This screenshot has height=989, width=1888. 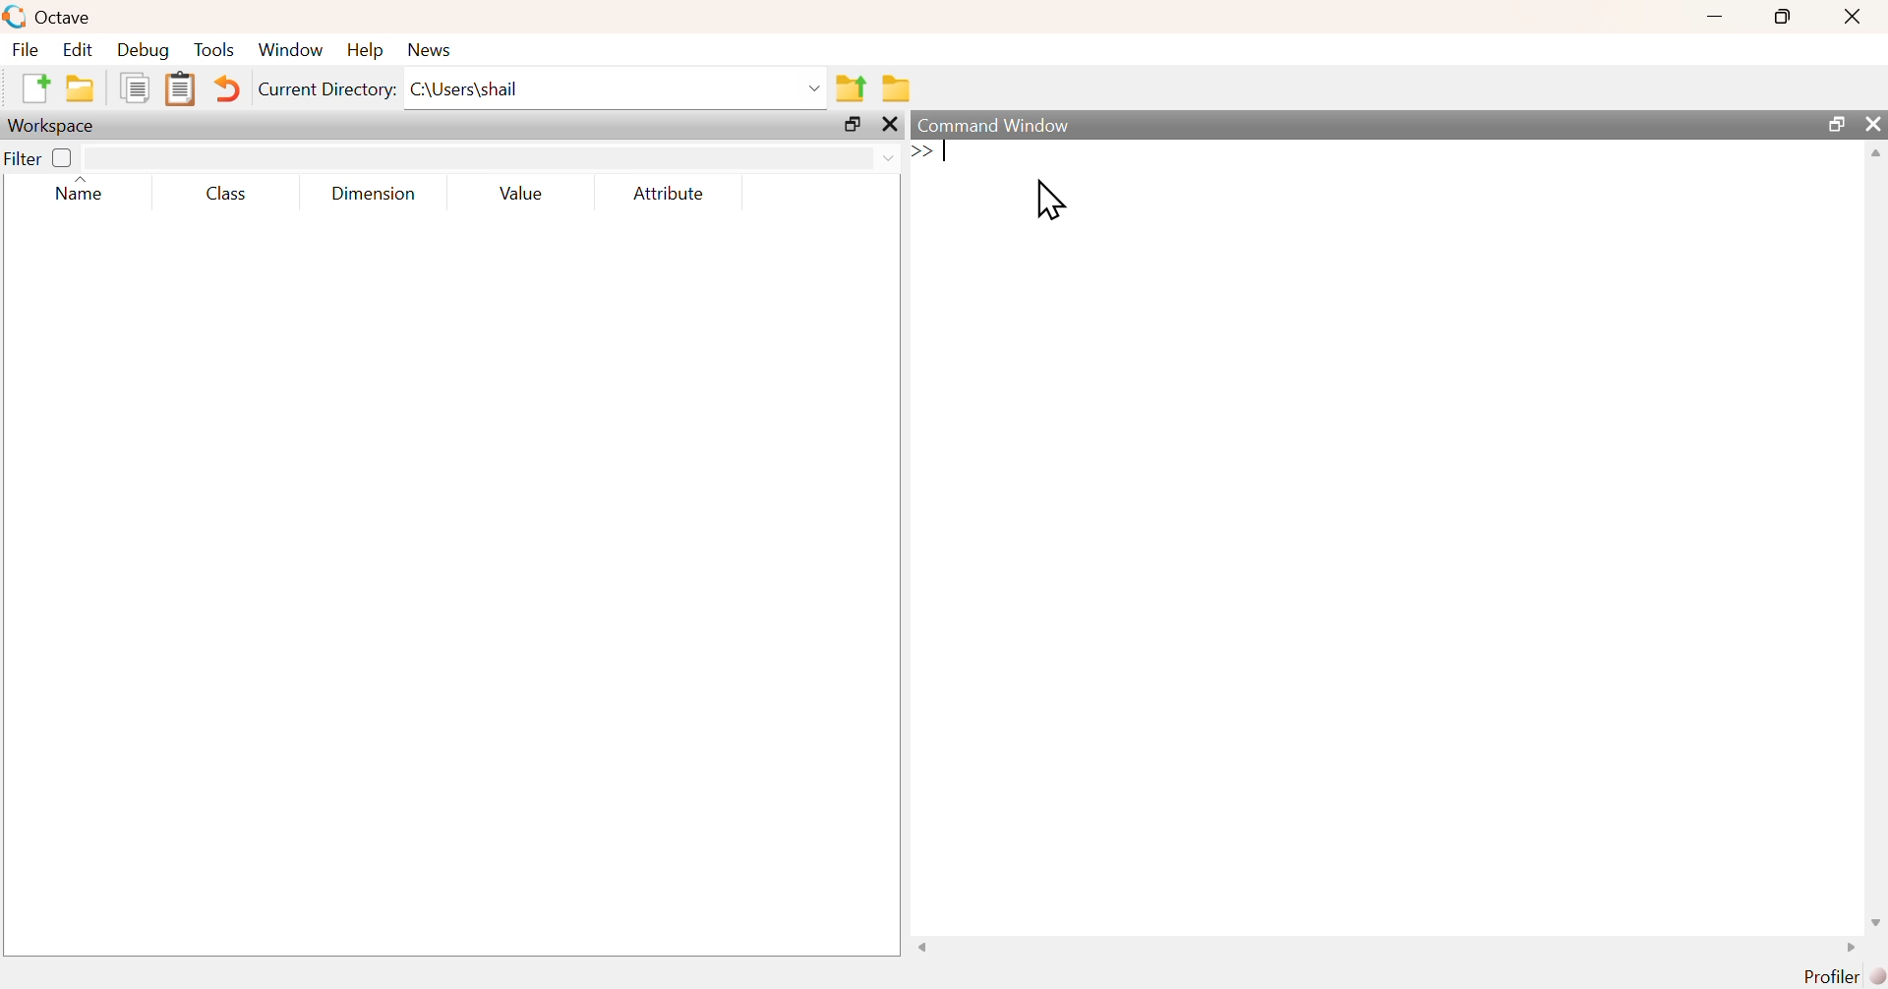 What do you see at coordinates (948, 152) in the screenshot?
I see `Tap text` at bounding box center [948, 152].